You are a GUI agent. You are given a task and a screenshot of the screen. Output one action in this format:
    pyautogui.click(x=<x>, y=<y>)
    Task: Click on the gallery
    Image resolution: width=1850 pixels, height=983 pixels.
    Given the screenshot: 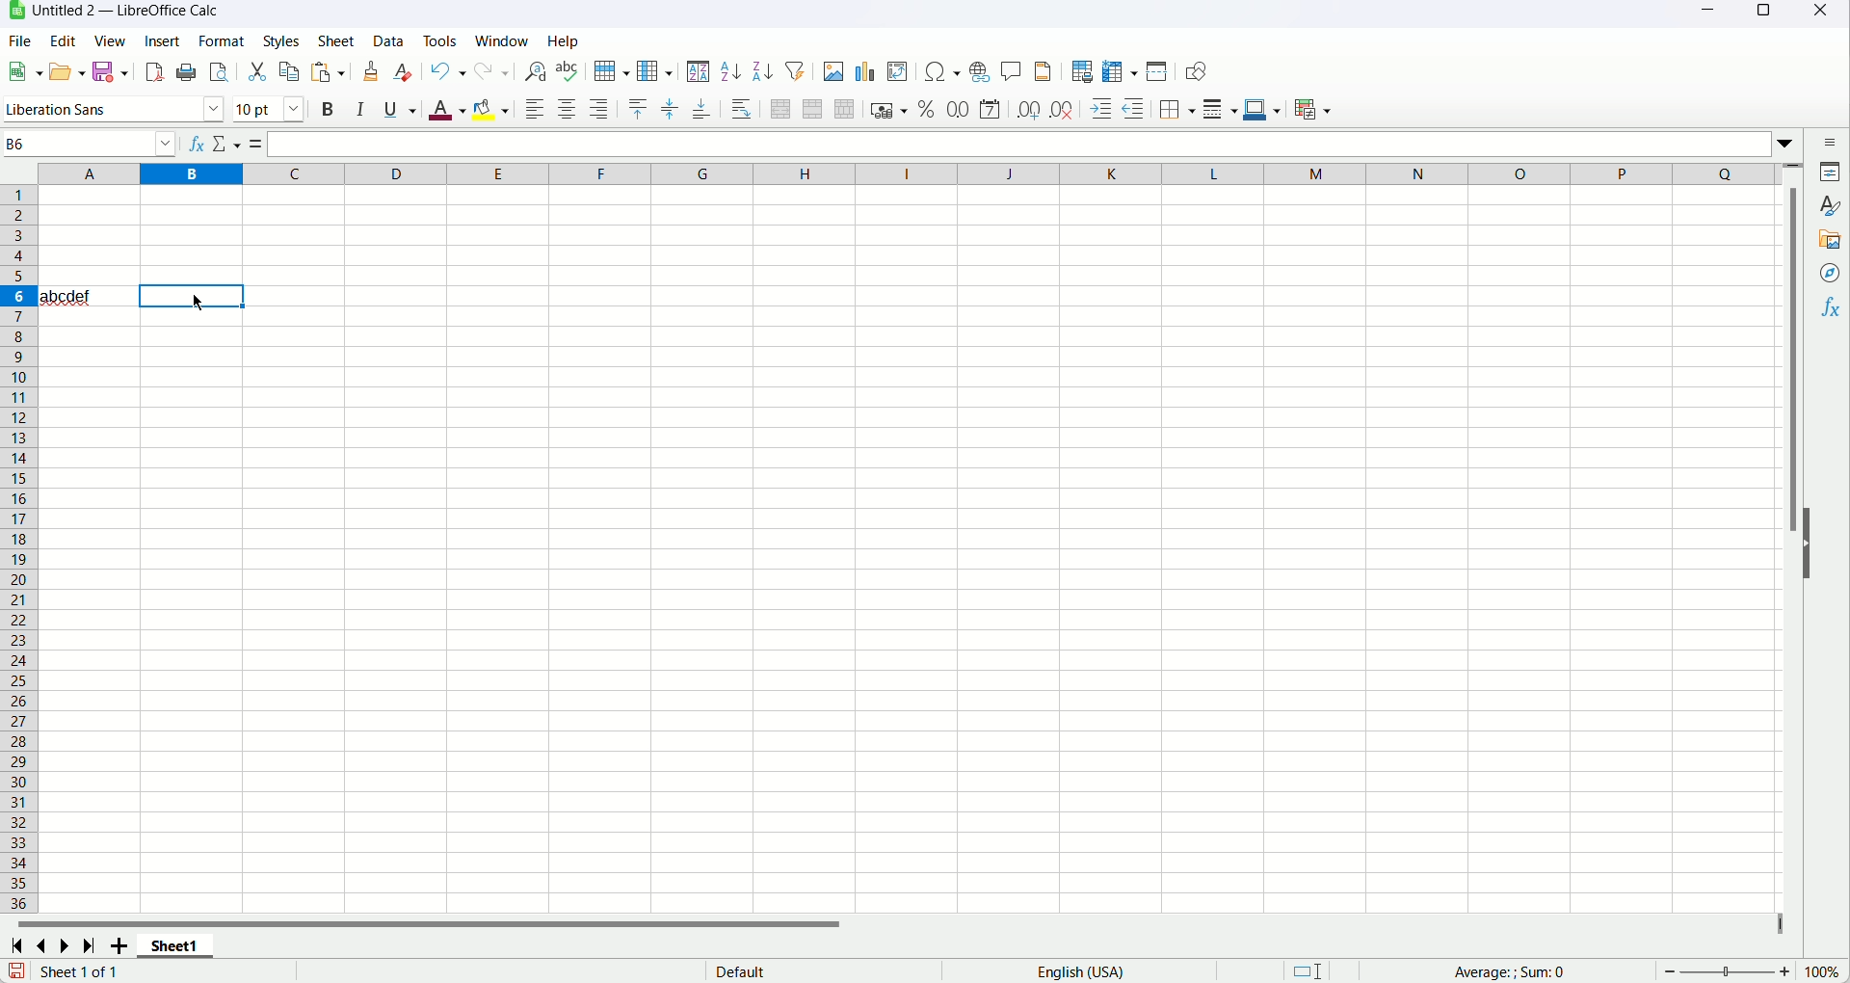 What is the action you would take?
    pyautogui.click(x=1832, y=241)
    